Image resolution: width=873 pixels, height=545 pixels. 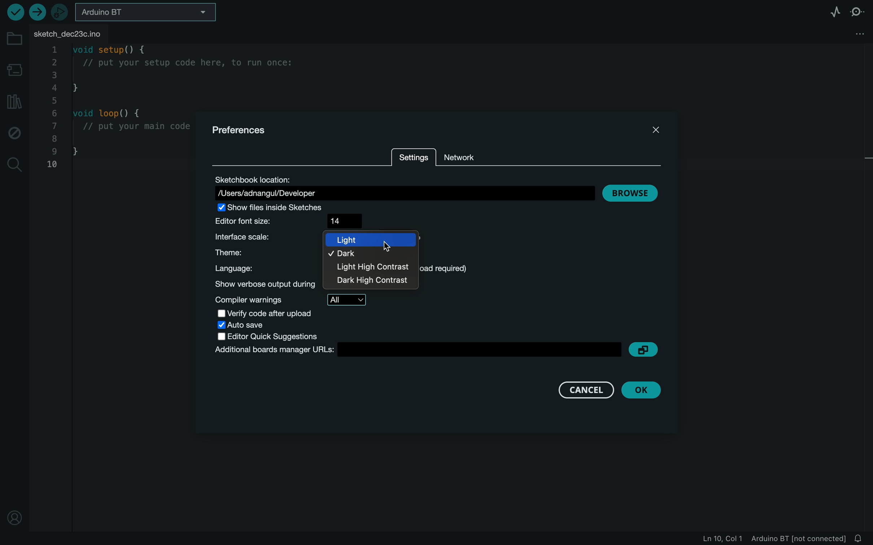 What do you see at coordinates (644, 350) in the screenshot?
I see `copy` at bounding box center [644, 350].